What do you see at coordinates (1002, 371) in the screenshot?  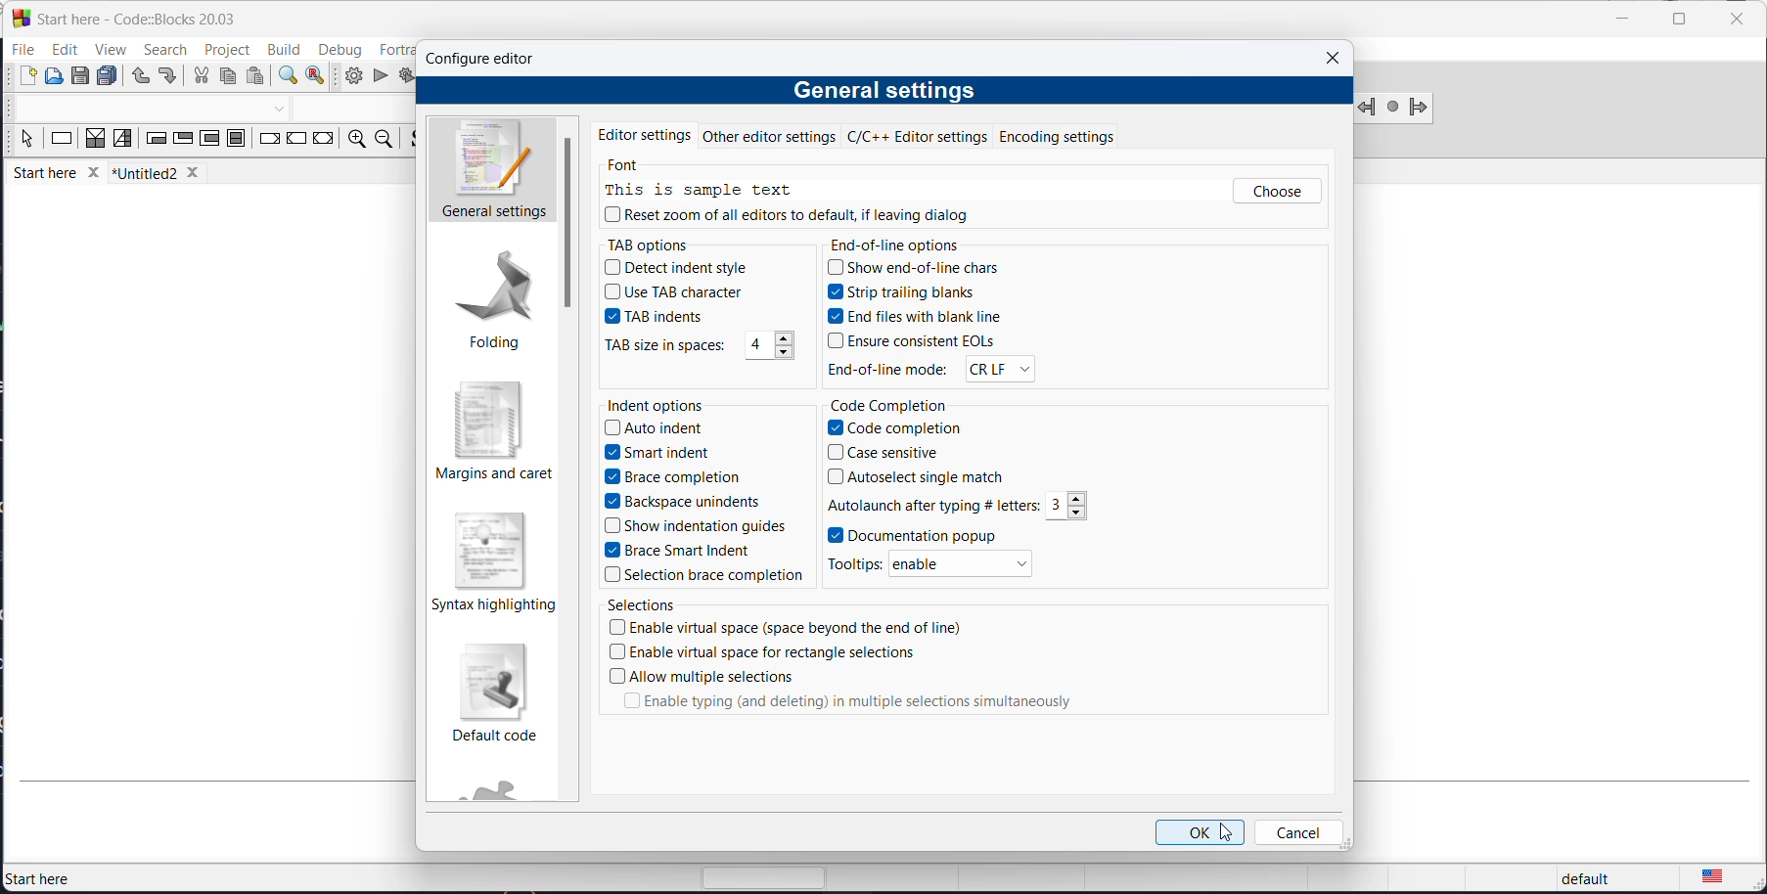 I see `dropdown` at bounding box center [1002, 371].